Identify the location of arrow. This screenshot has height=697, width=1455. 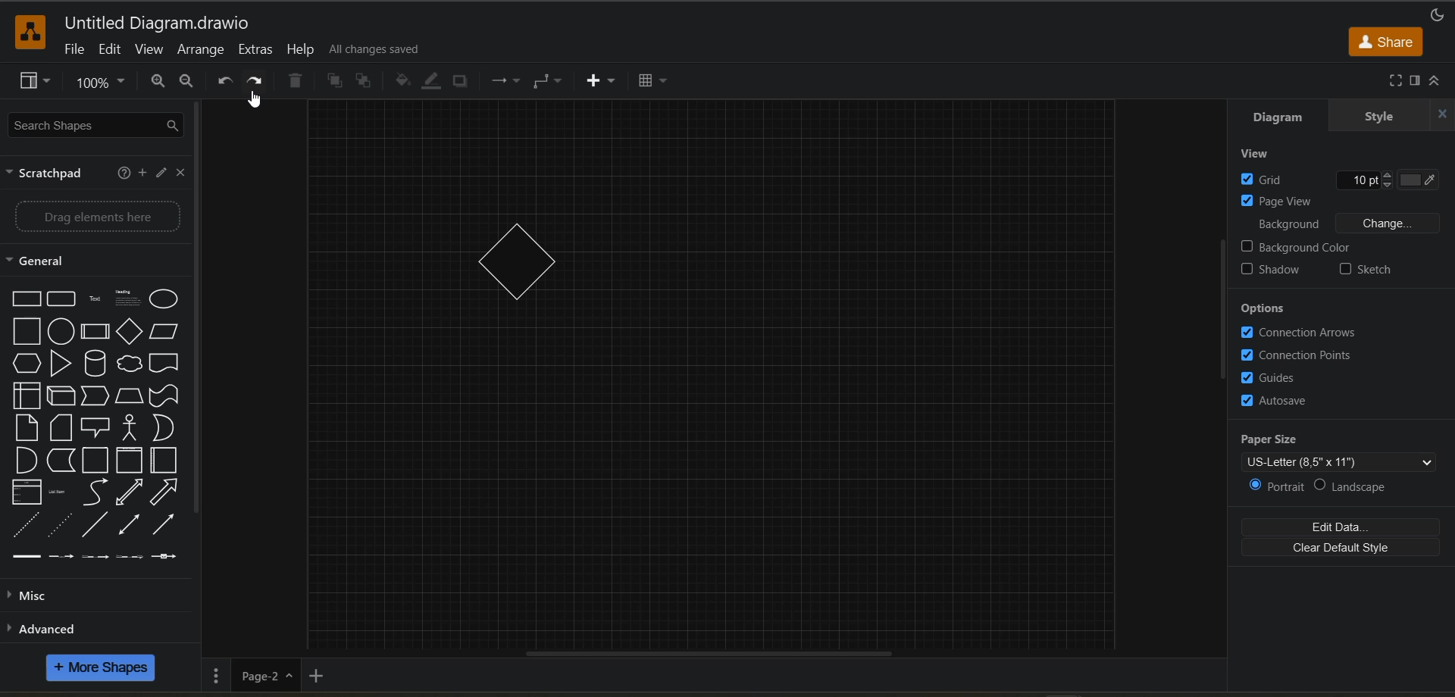
(166, 492).